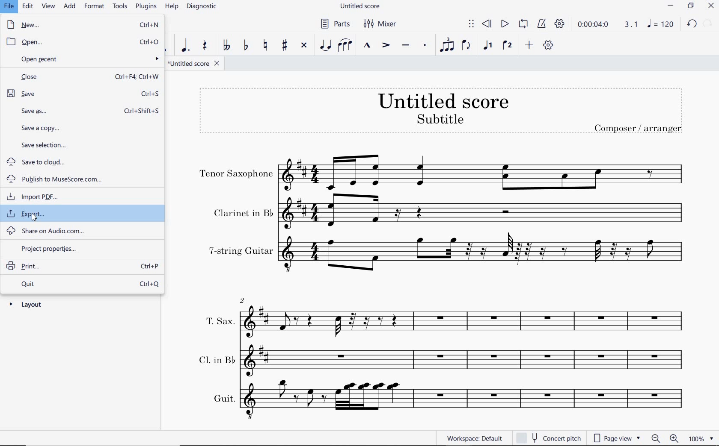  What do you see at coordinates (120, 7) in the screenshot?
I see `TOOLS` at bounding box center [120, 7].